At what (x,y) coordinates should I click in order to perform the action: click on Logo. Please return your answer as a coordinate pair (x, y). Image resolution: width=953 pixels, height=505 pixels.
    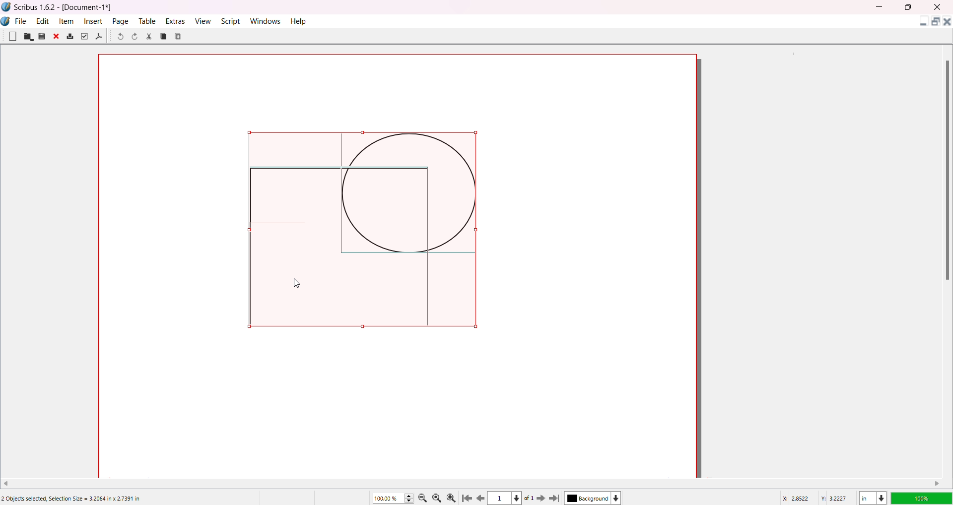
    Looking at the image, I should click on (6, 7).